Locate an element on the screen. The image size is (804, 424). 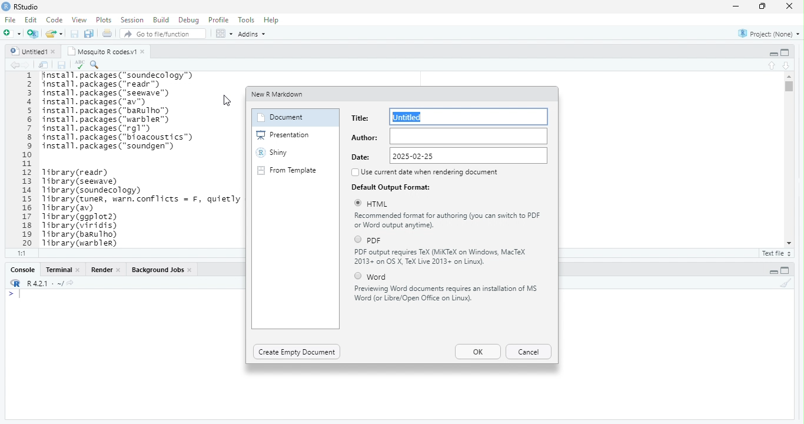
Collapse is located at coordinates (773, 272).